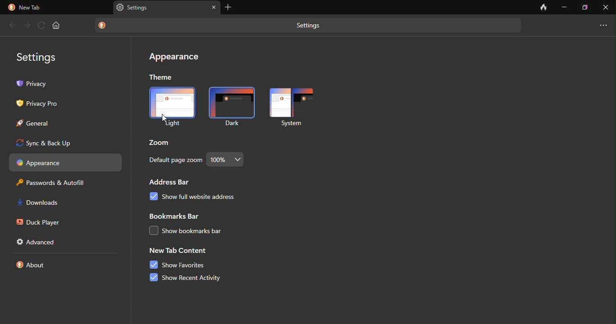  What do you see at coordinates (311, 26) in the screenshot?
I see `settings` at bounding box center [311, 26].